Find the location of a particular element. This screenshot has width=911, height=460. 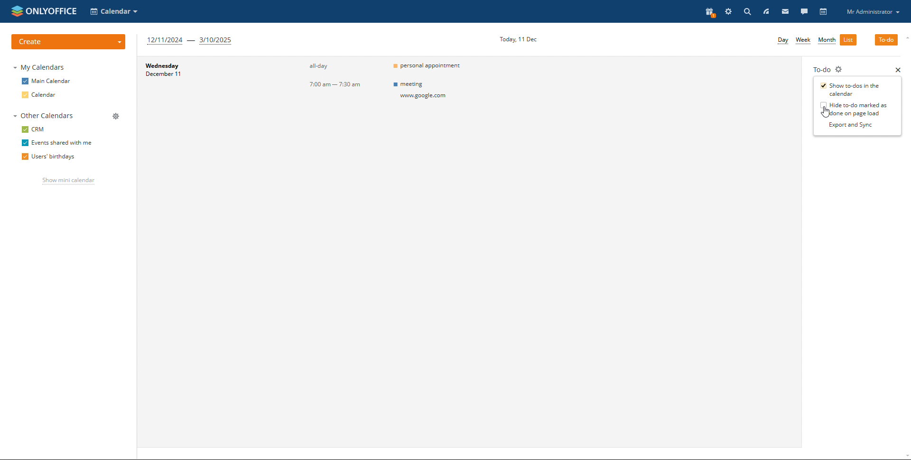

settings is located at coordinates (729, 12).